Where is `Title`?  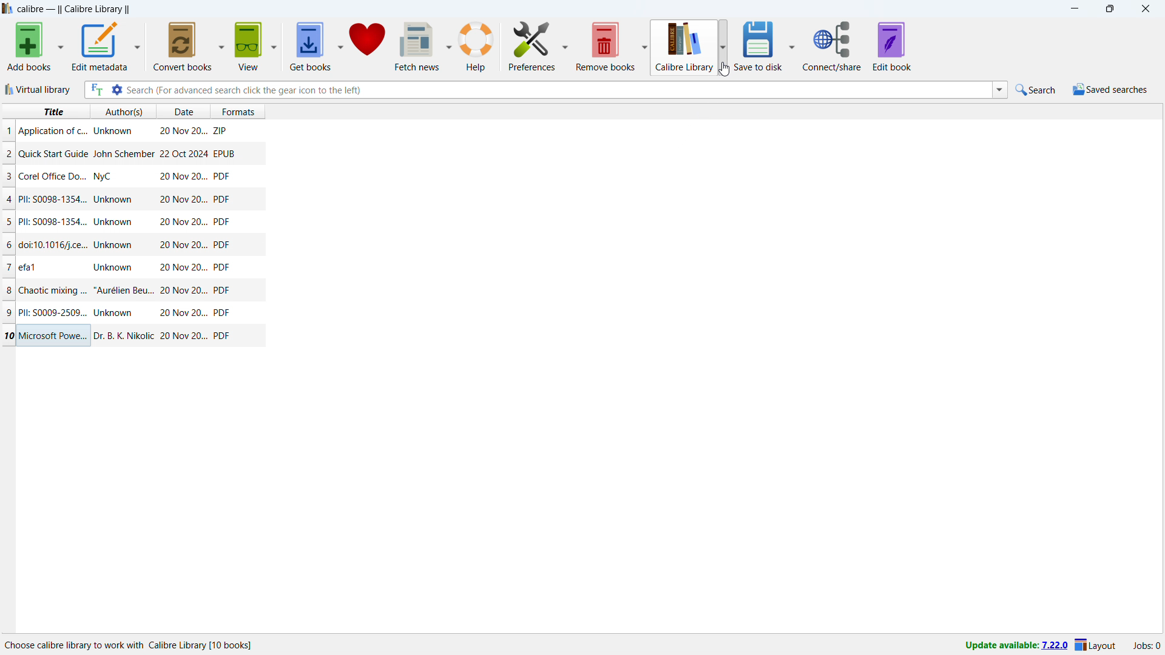
Title is located at coordinates (56, 336).